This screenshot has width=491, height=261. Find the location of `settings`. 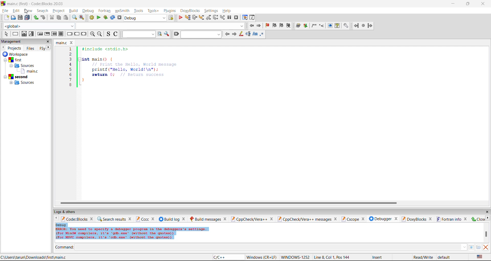

settings is located at coordinates (210, 10).